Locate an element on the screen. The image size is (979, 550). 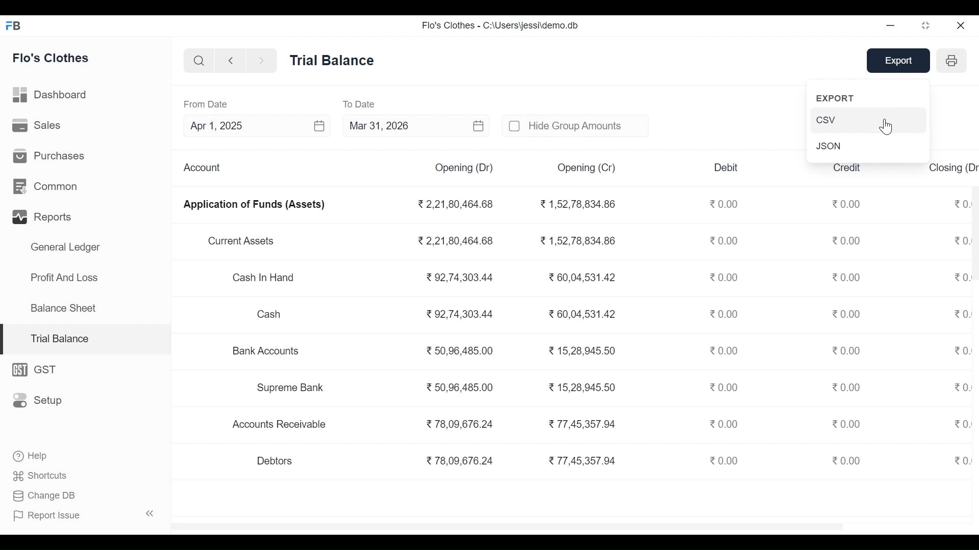
Restore is located at coordinates (927, 25).